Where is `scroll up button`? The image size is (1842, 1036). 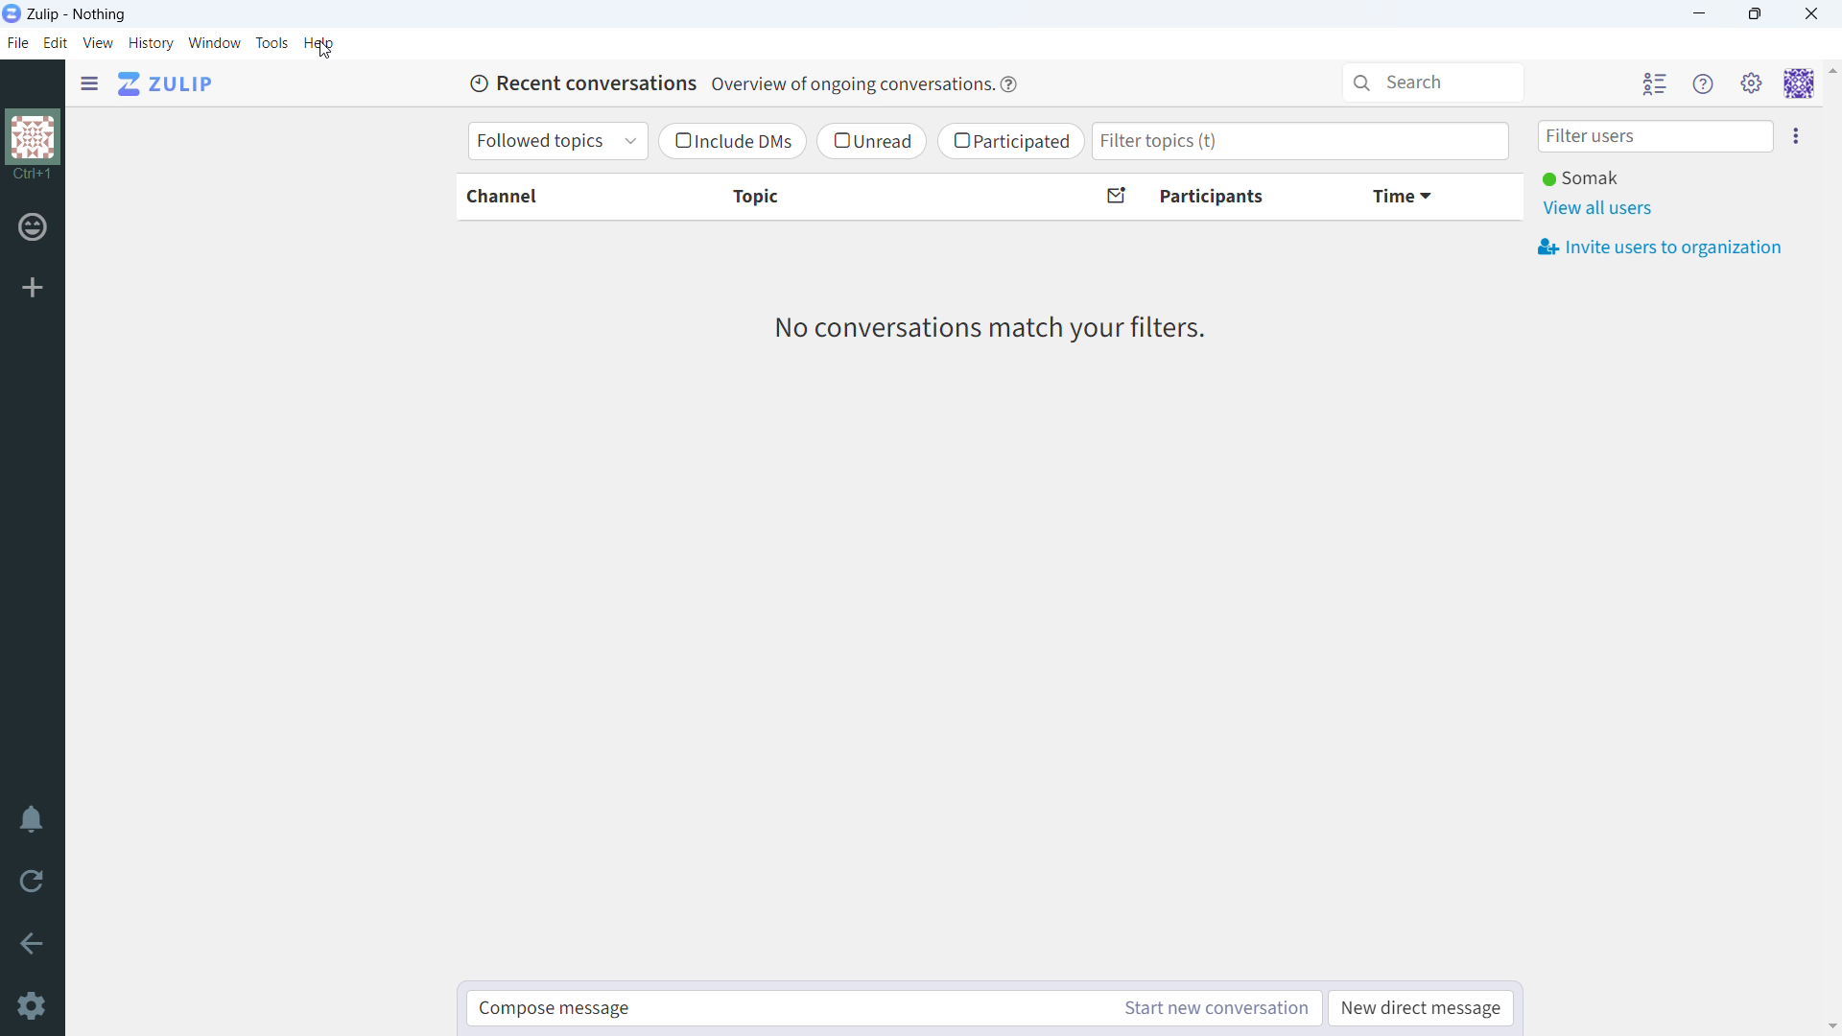 scroll up button is located at coordinates (1830, 70).